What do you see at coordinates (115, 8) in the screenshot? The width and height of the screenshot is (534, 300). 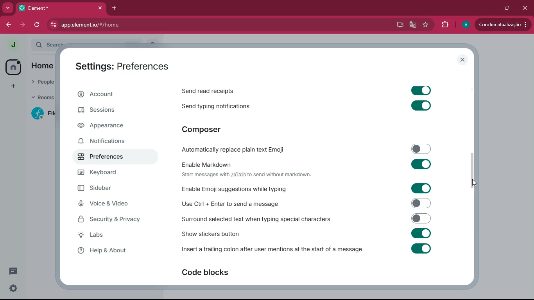 I see `add tab` at bounding box center [115, 8].